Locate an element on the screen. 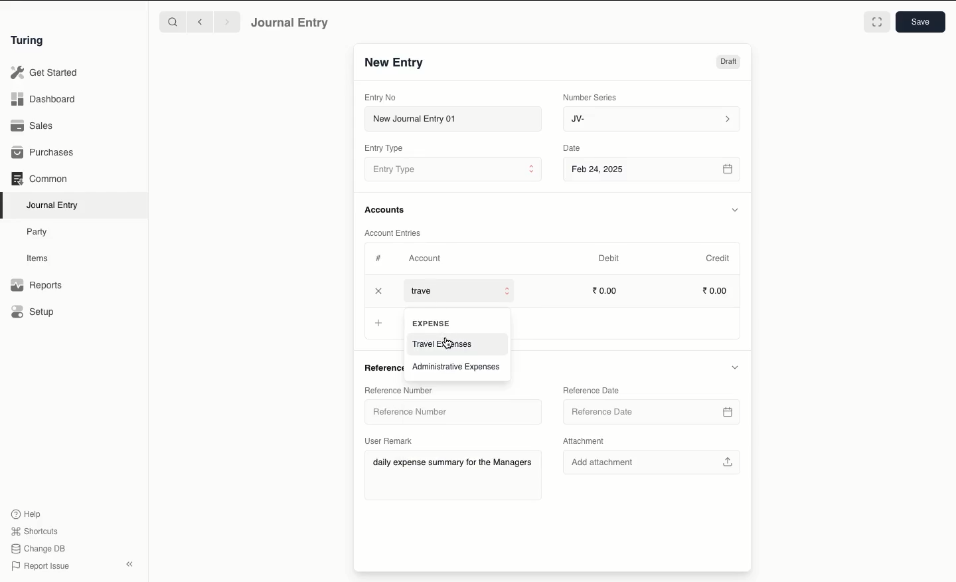 Image resolution: width=956 pixels, height=582 pixels. Entry No is located at coordinates (380, 98).